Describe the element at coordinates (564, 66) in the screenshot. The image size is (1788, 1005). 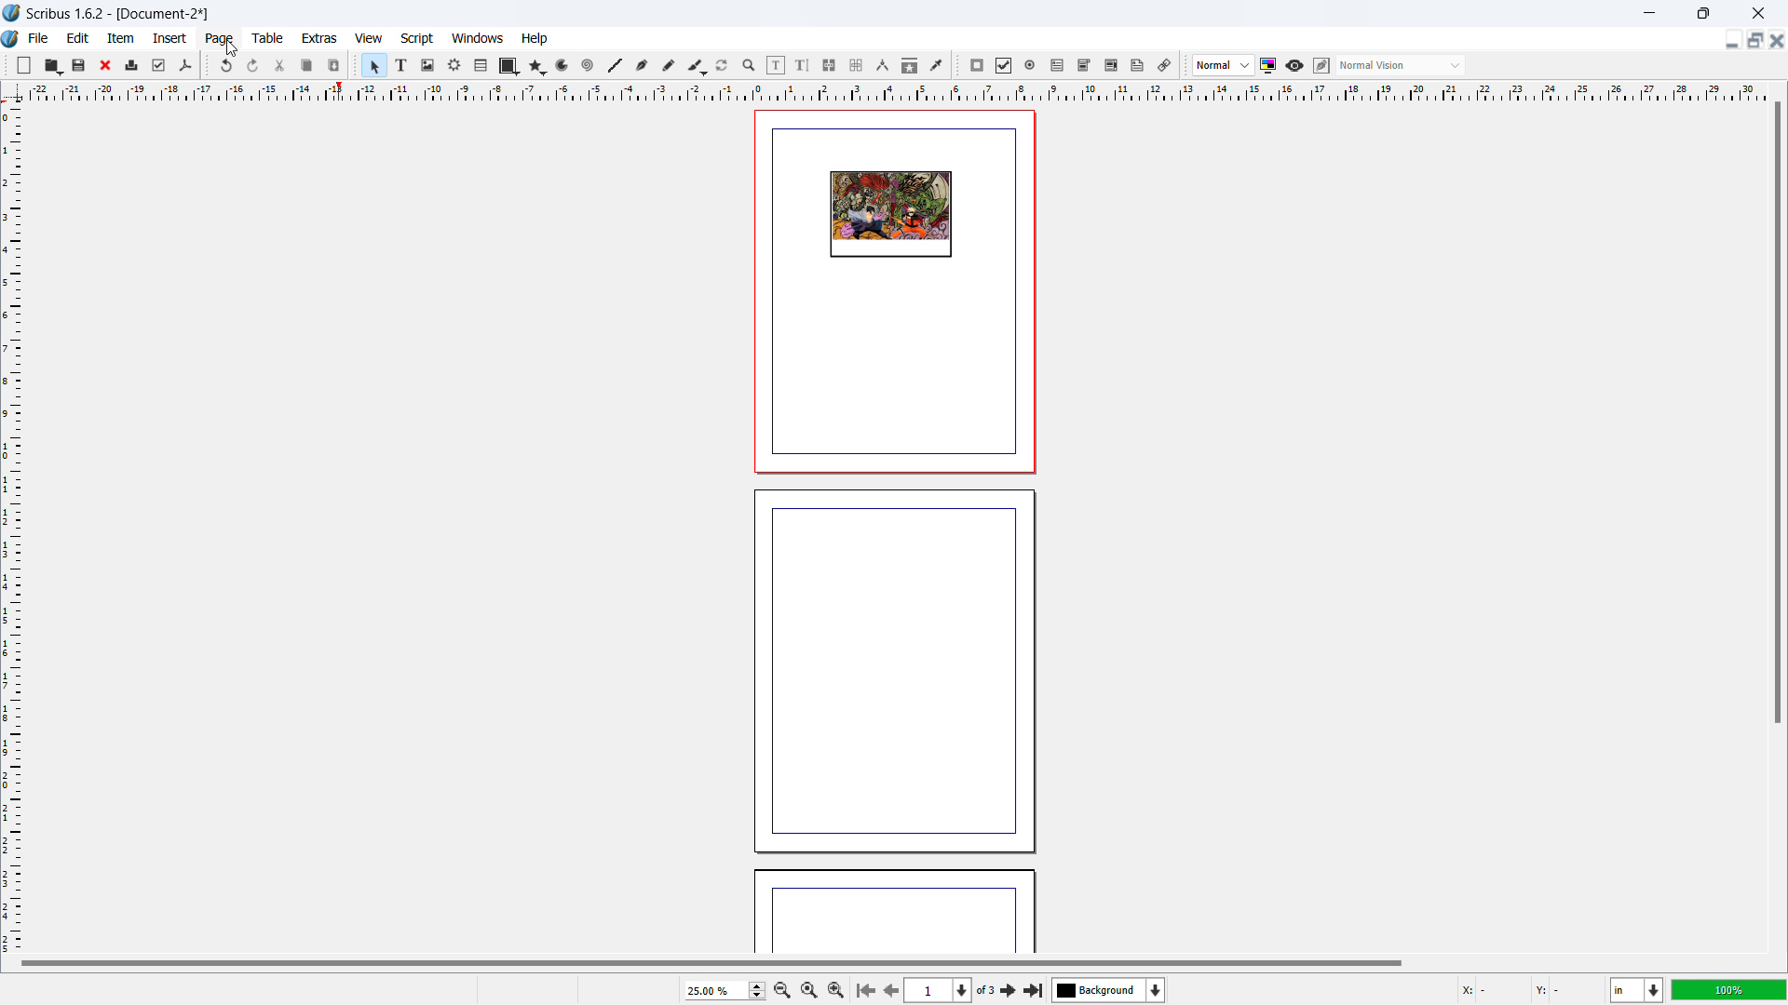
I see `curves` at that location.